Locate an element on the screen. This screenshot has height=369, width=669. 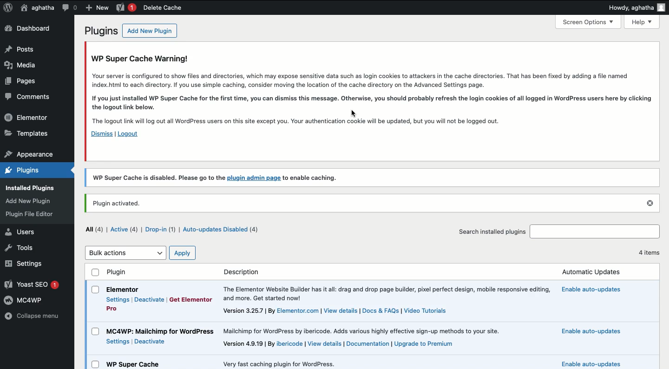
Media is located at coordinates (21, 64).